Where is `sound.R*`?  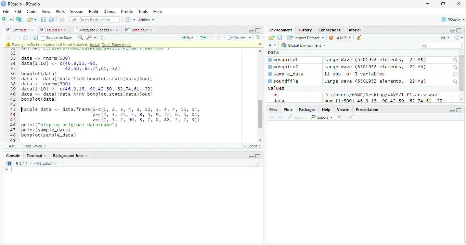
sound.R* is located at coordinates (52, 29).